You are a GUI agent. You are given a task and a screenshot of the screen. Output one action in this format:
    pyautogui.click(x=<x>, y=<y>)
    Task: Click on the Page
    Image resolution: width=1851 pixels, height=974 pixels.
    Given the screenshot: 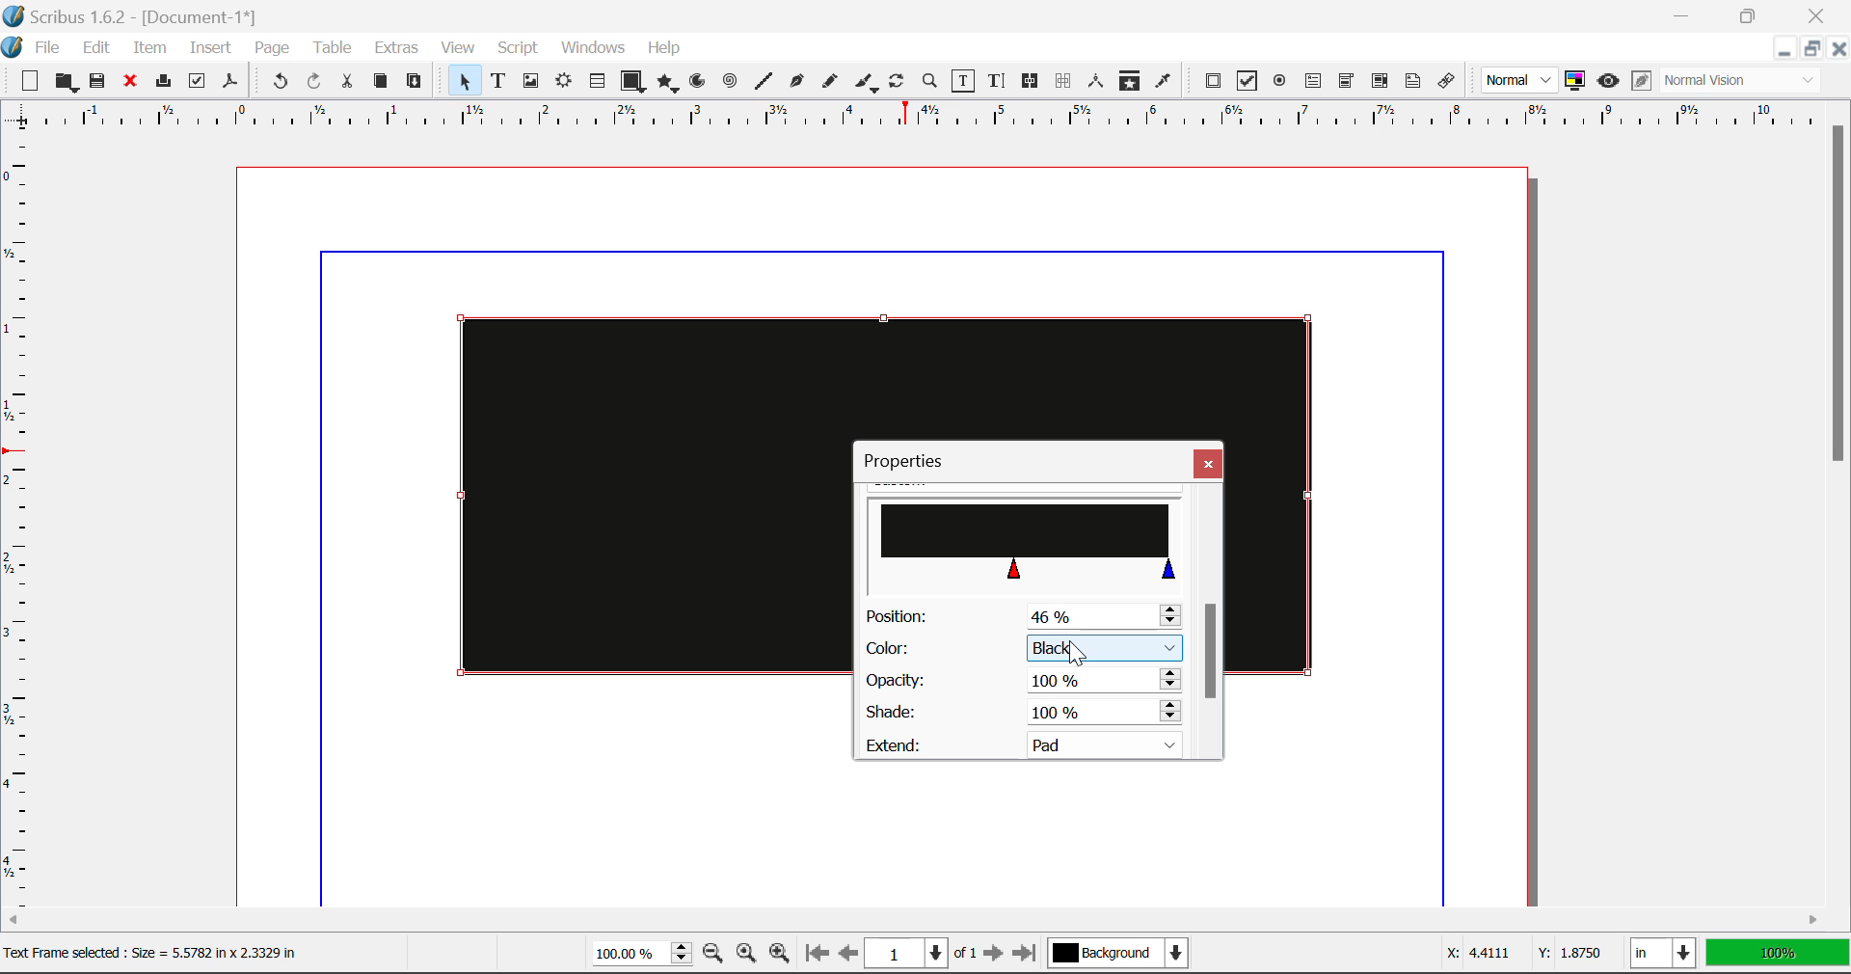 What is the action you would take?
    pyautogui.click(x=271, y=49)
    